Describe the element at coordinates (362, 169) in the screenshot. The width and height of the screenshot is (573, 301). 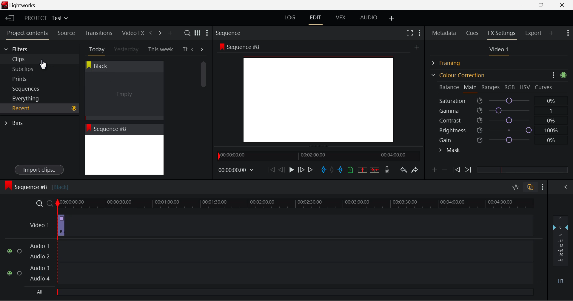
I see `Remove marked section` at that location.